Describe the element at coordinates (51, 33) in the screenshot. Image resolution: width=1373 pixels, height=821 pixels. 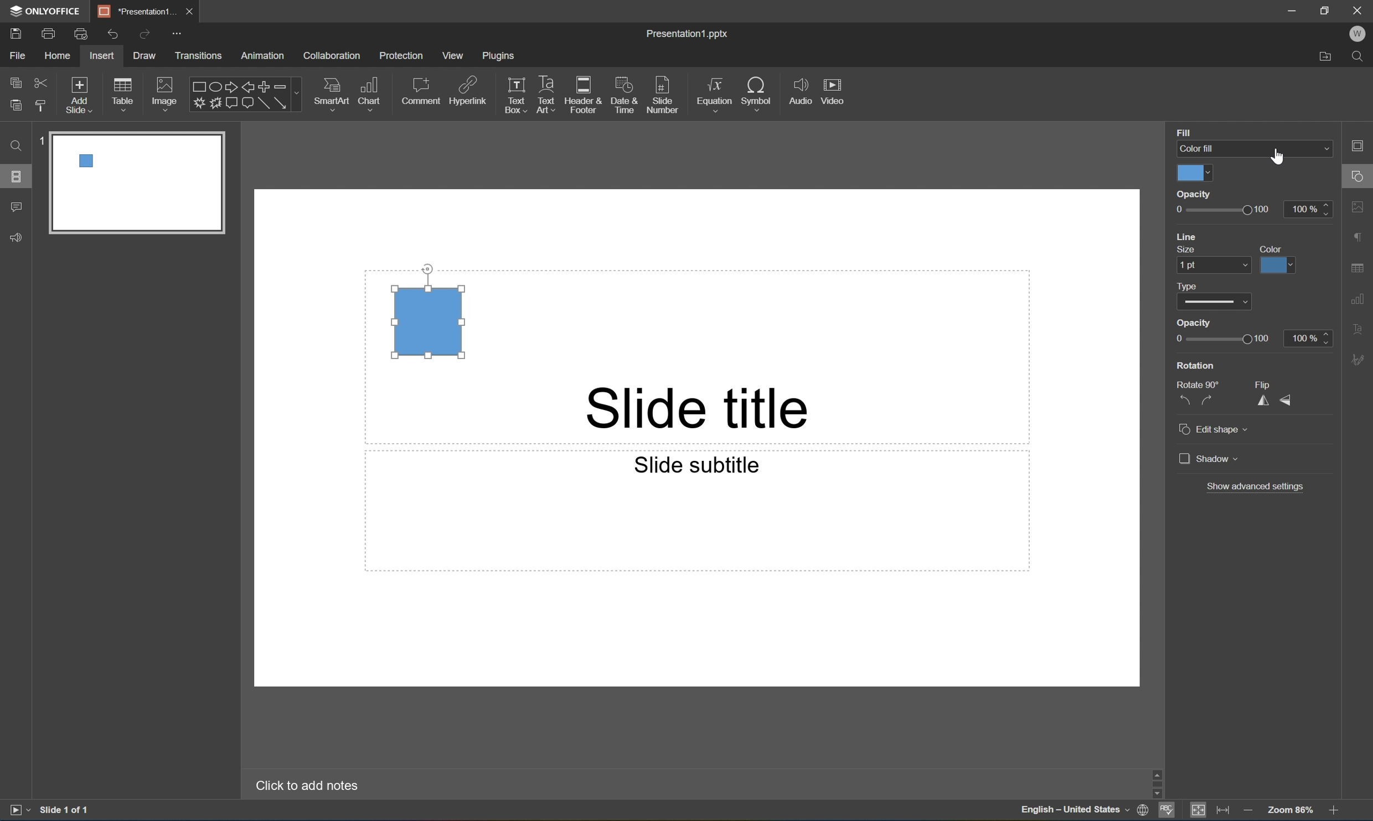
I see `Print file` at that location.